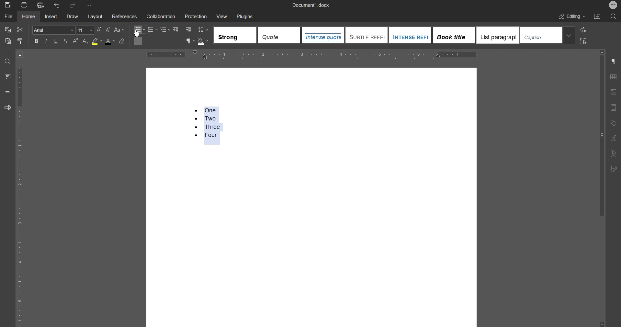  I want to click on Collaboration, so click(160, 16).